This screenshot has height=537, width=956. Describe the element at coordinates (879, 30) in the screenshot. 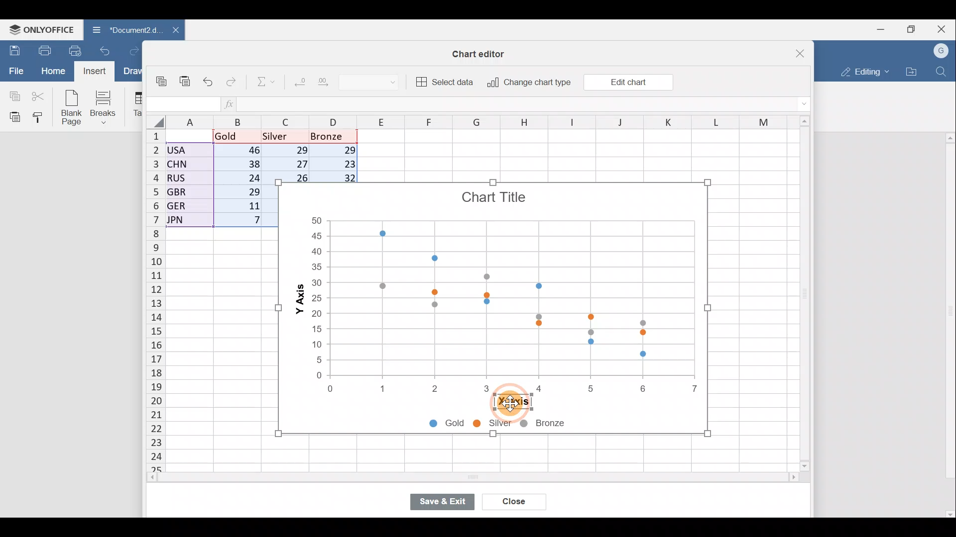

I see `Minimize` at that location.